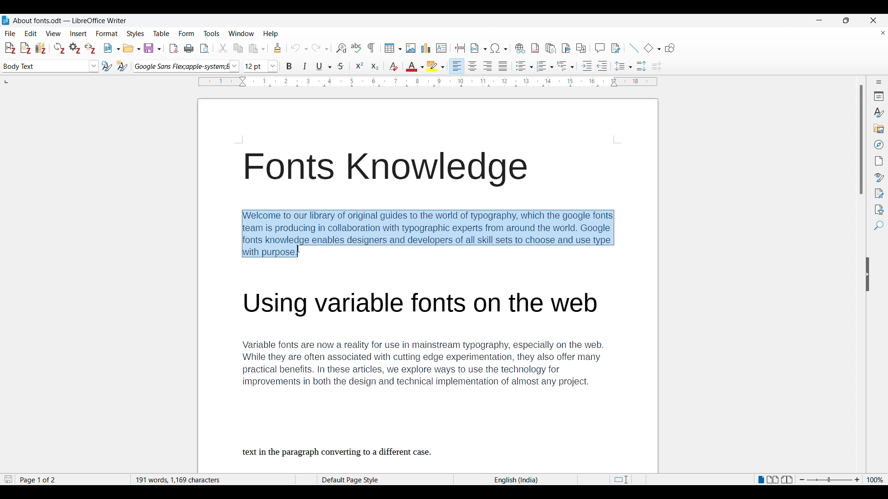 This screenshot has width=888, height=499. What do you see at coordinates (179, 479) in the screenshot?
I see `191 words, 1,169 characters` at bounding box center [179, 479].